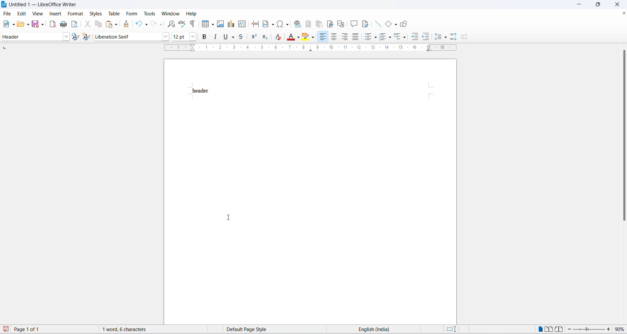  Describe the element at coordinates (609, 329) in the screenshot. I see `increase` at that location.